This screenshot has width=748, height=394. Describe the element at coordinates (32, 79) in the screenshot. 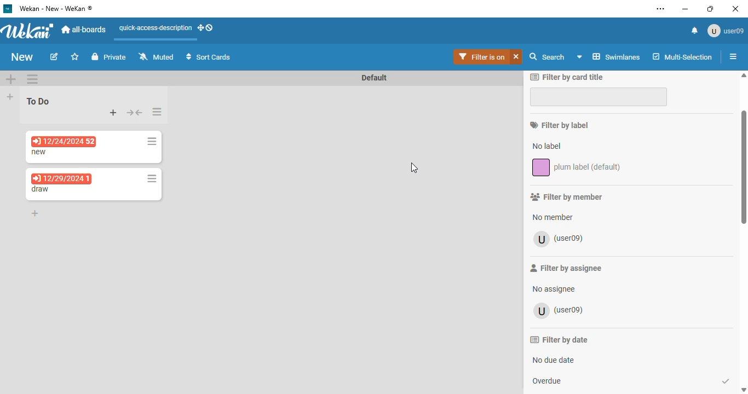

I see `swimlane actions` at that location.